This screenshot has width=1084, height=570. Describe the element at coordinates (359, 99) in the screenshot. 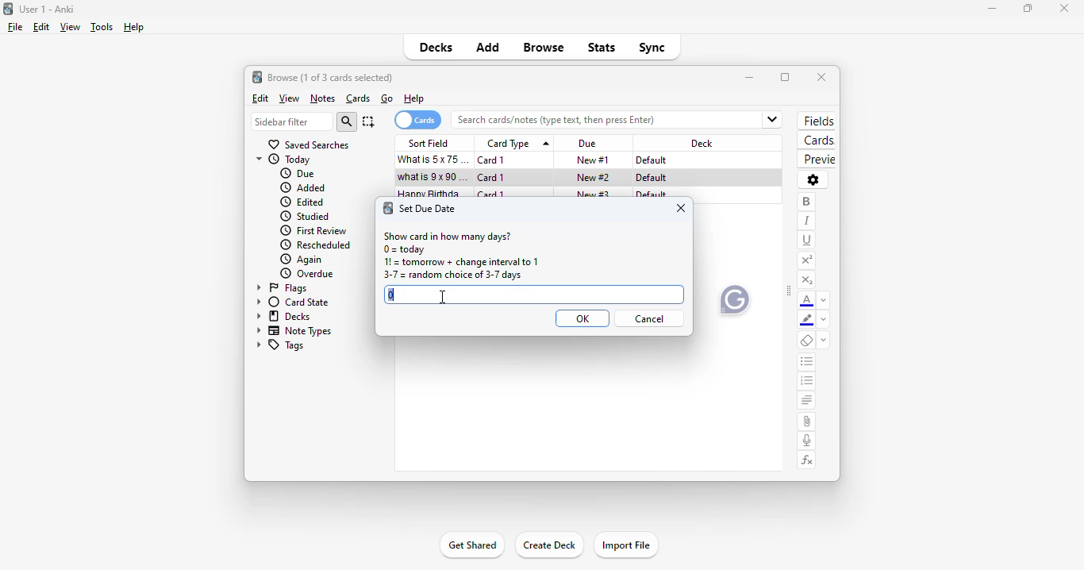

I see `cards` at that location.